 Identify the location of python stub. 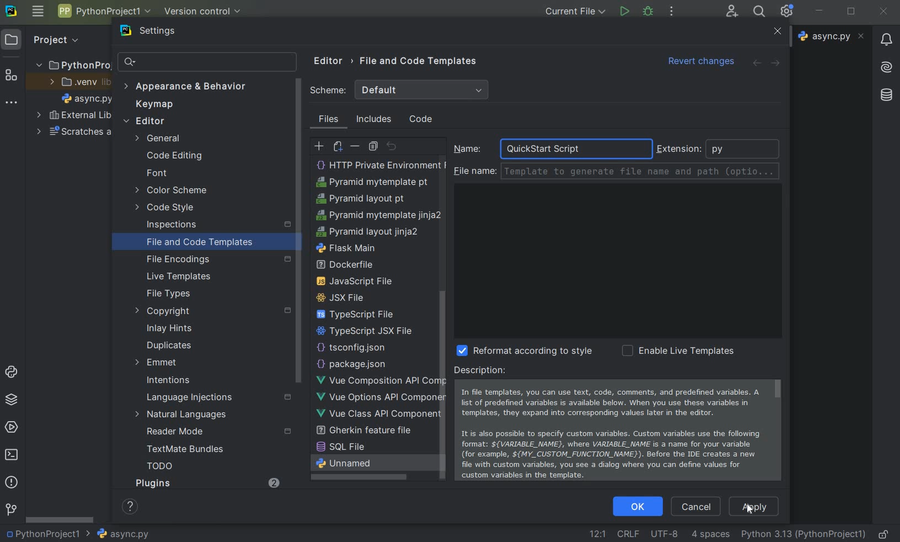
(349, 248).